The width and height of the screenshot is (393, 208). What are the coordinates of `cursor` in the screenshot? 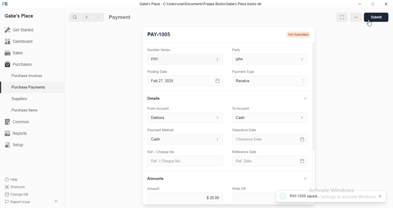 It's located at (371, 24).